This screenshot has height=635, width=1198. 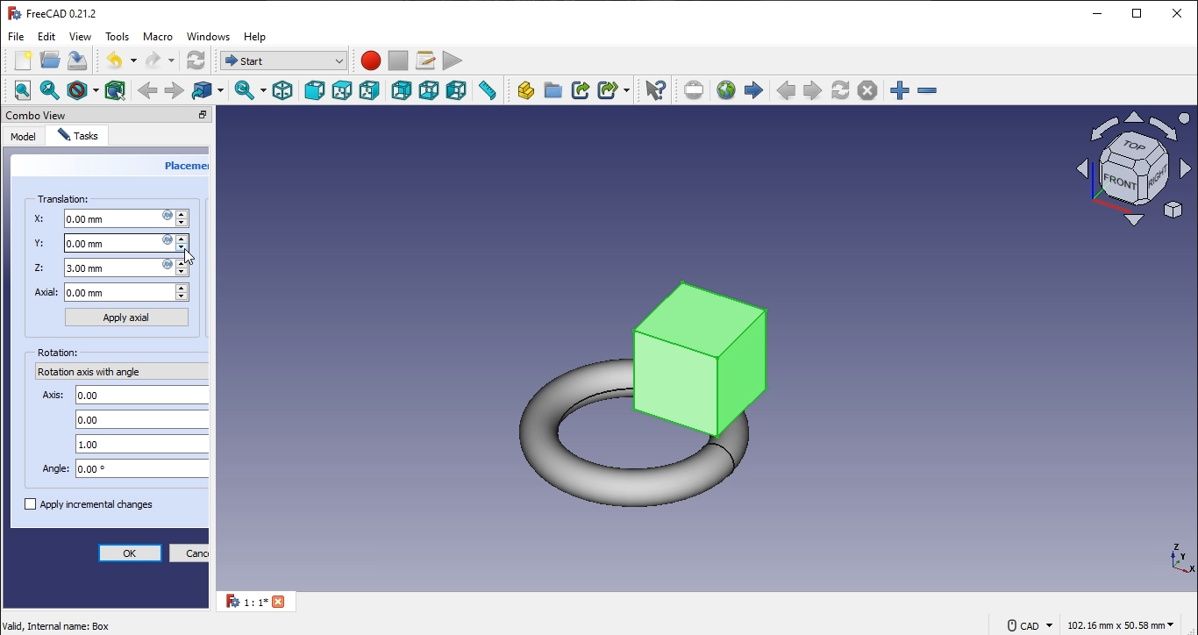 I want to click on restore down, so click(x=1138, y=13).